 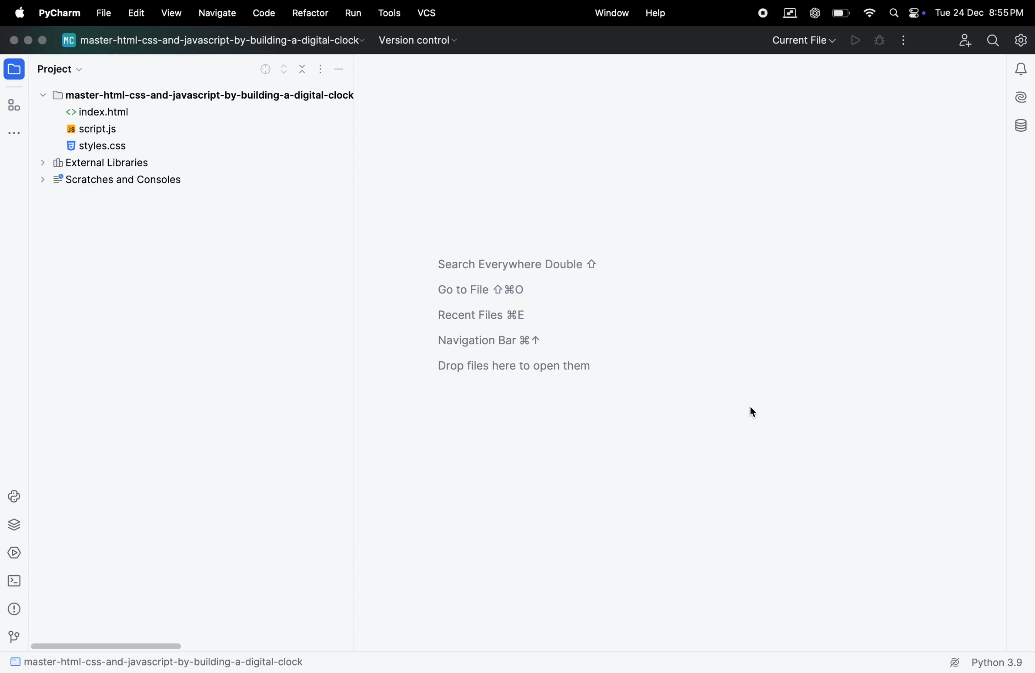 I want to click on run, so click(x=352, y=14).